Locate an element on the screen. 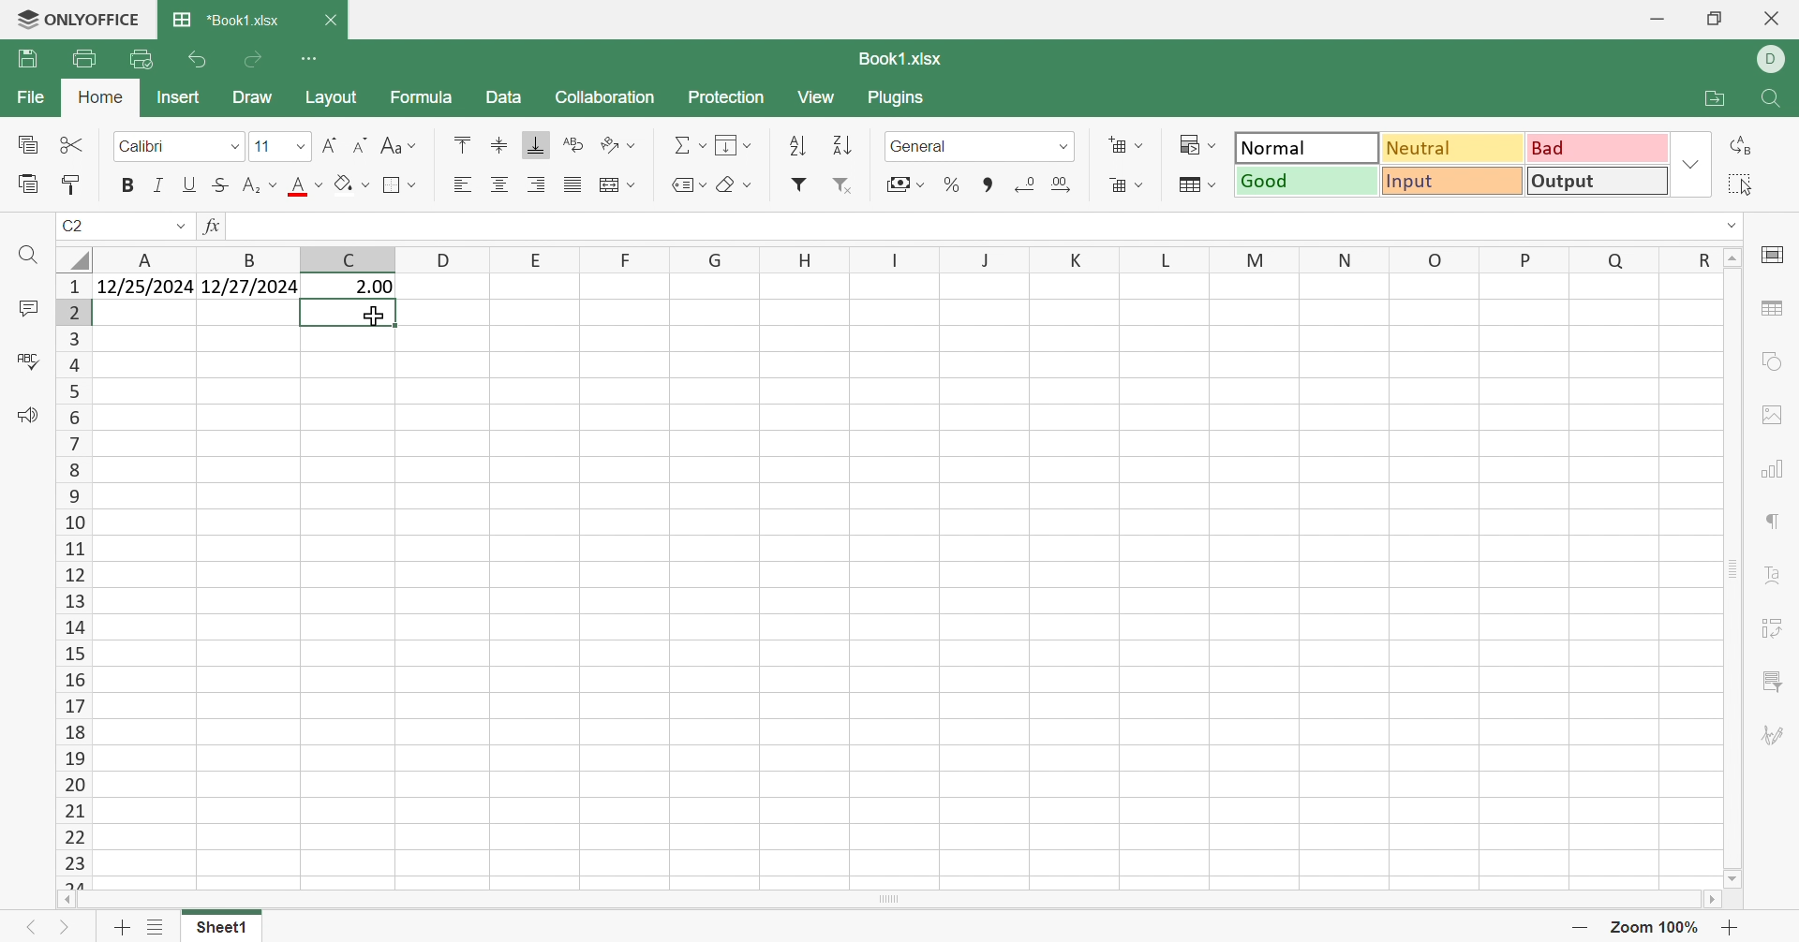  Zoom In is located at coordinates (1732, 926).